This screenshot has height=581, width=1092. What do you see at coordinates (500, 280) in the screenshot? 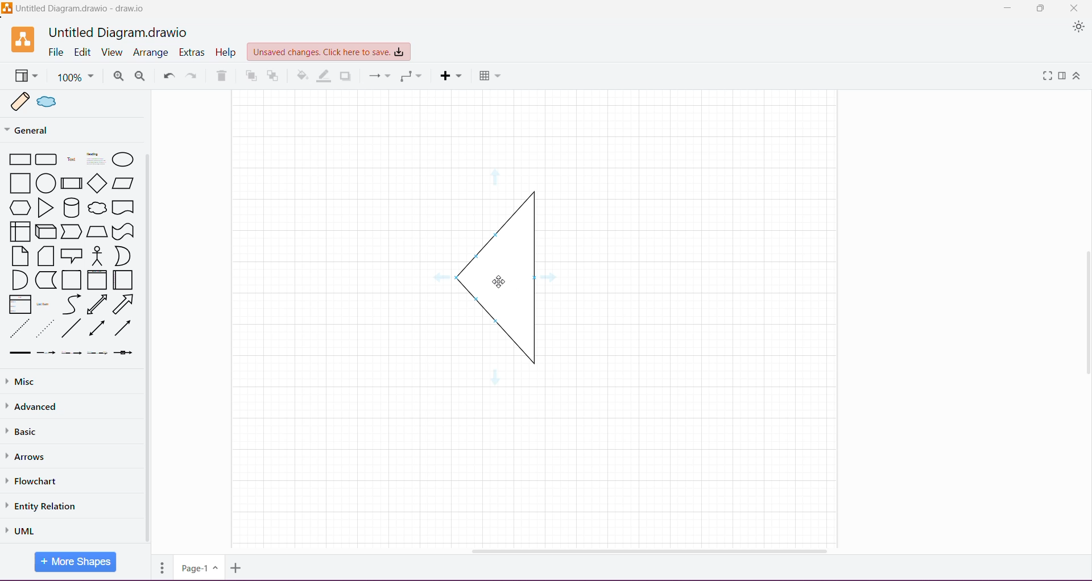
I see `Shape` at bounding box center [500, 280].